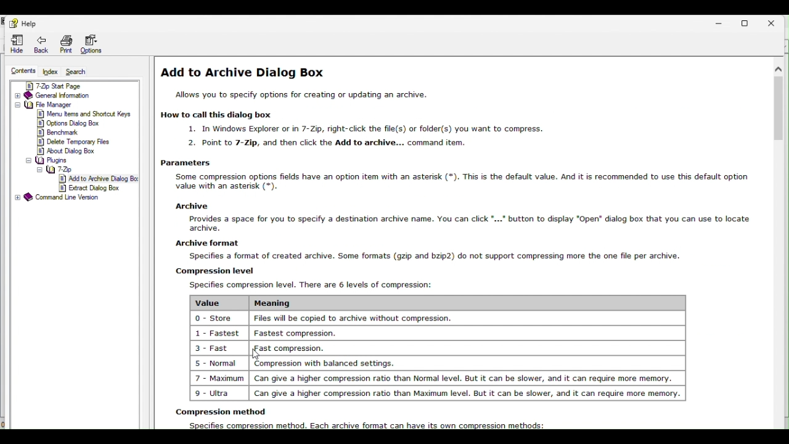 Image resolution: width=789 pixels, height=444 pixels. Describe the element at coordinates (64, 43) in the screenshot. I see `Print` at that location.